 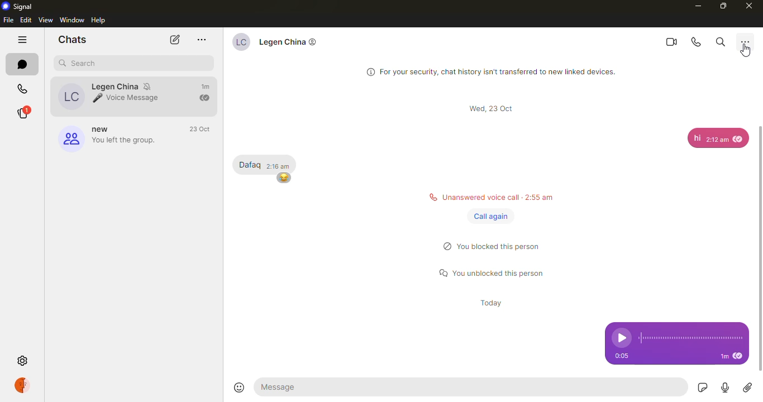 What do you see at coordinates (17, 6) in the screenshot?
I see `signal` at bounding box center [17, 6].